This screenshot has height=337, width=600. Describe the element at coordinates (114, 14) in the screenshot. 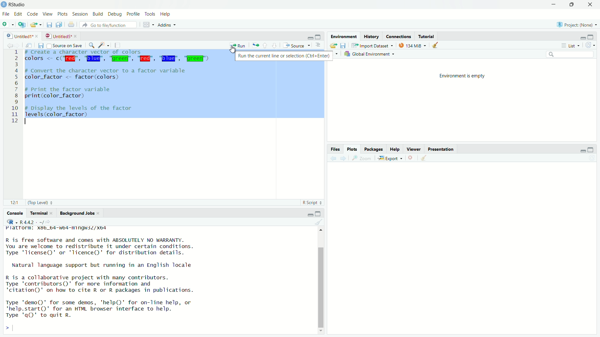

I see `debug` at that location.